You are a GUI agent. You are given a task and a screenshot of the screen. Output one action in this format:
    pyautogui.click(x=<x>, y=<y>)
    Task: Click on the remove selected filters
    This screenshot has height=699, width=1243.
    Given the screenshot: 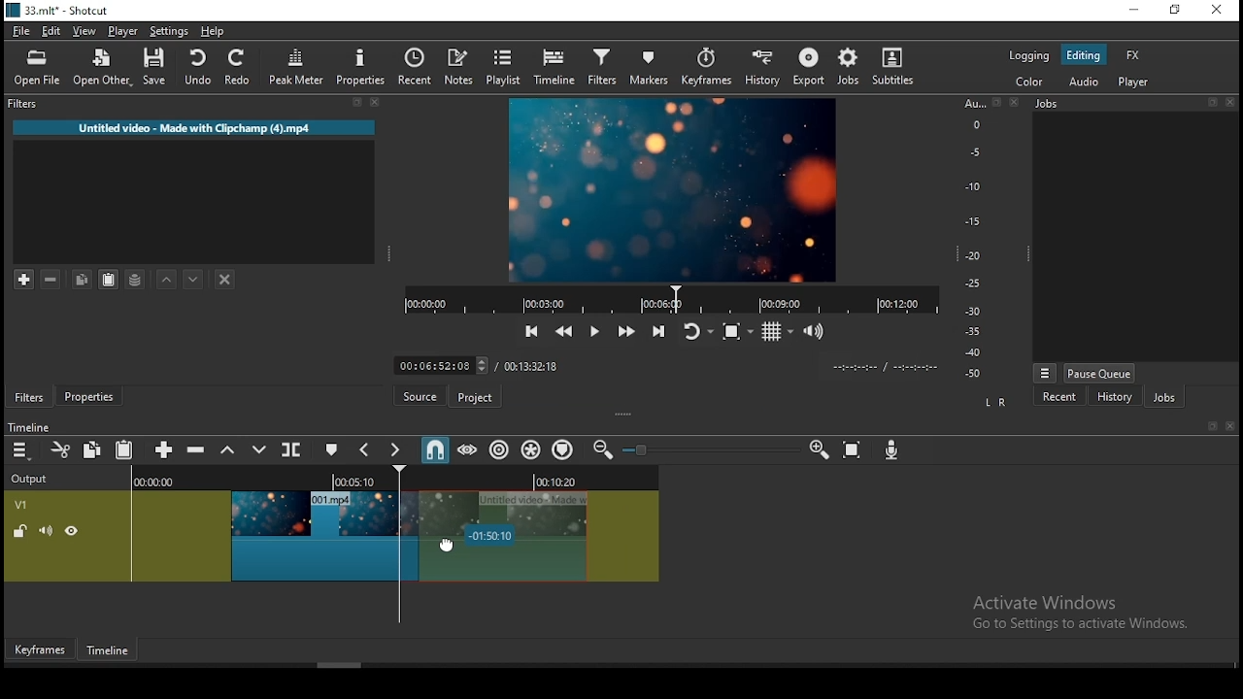 What is the action you would take?
    pyautogui.click(x=56, y=280)
    